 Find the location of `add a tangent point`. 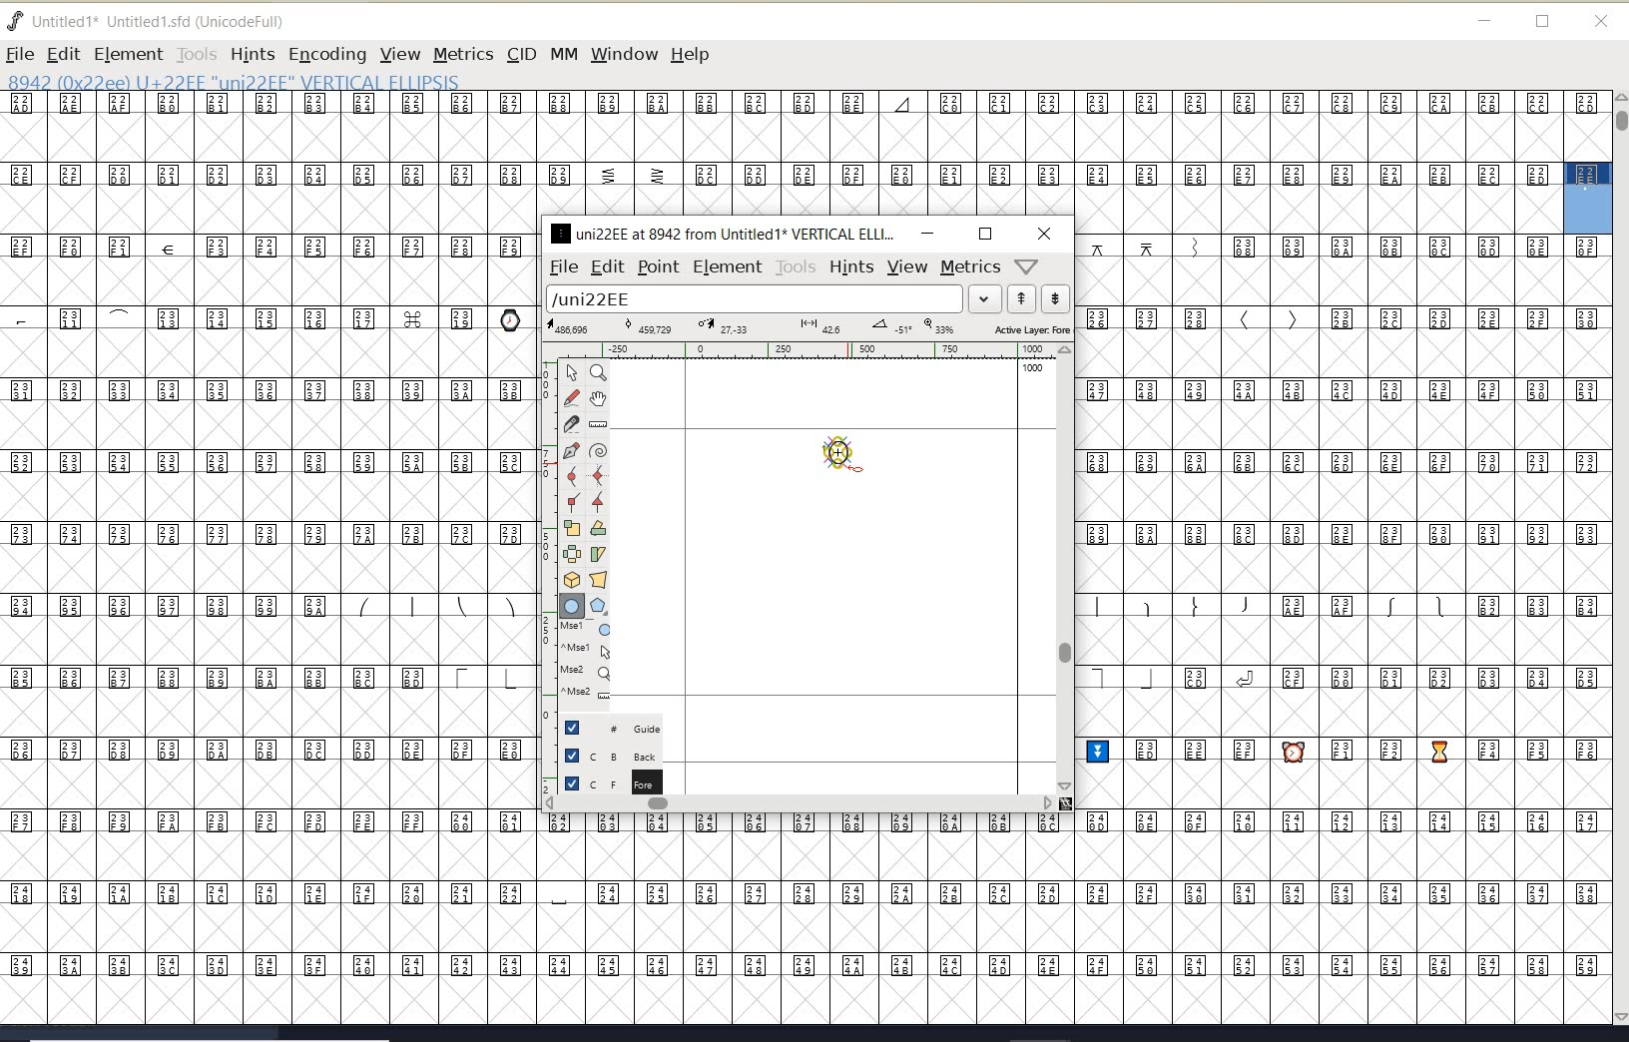

add a tangent point is located at coordinates (596, 499).